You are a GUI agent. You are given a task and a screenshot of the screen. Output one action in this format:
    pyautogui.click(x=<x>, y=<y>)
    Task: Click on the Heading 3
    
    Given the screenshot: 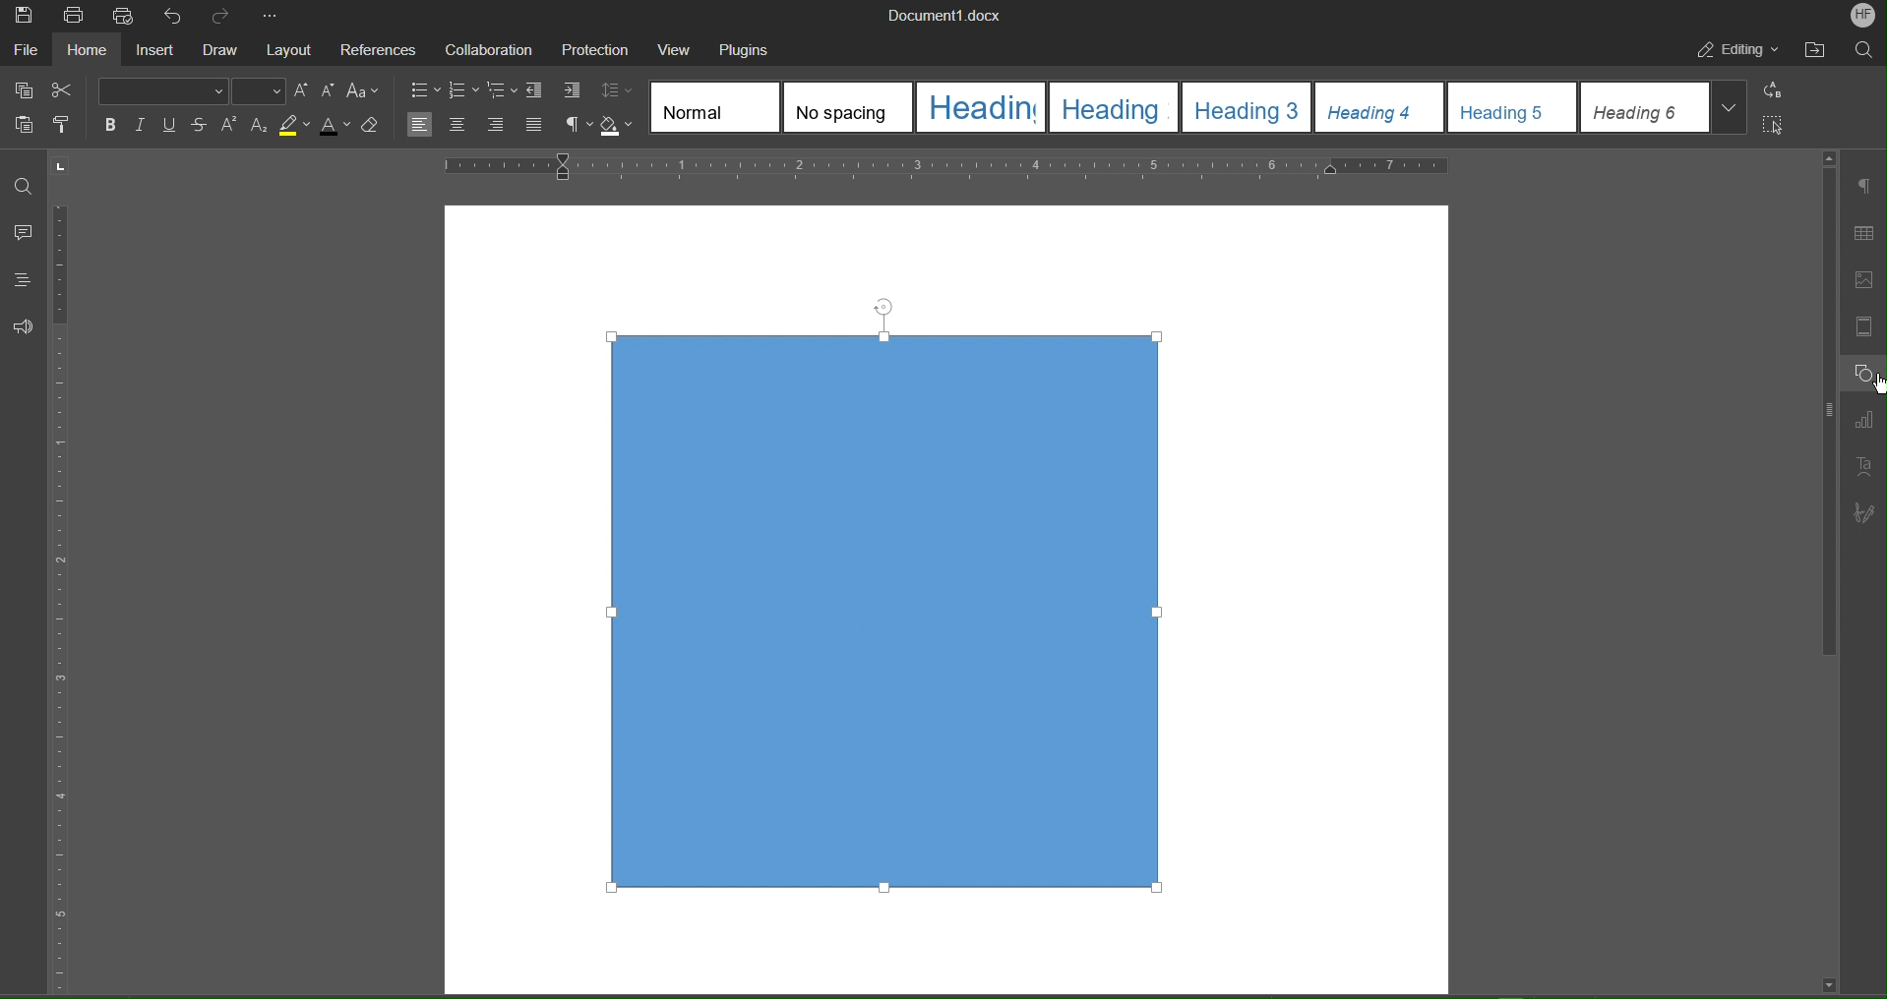 What is the action you would take?
    pyautogui.click(x=1247, y=107)
    